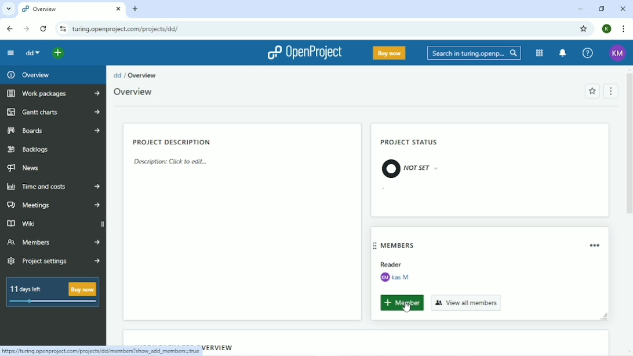 The width and height of the screenshot is (633, 356). Describe the element at coordinates (408, 141) in the screenshot. I see `Project status` at that location.